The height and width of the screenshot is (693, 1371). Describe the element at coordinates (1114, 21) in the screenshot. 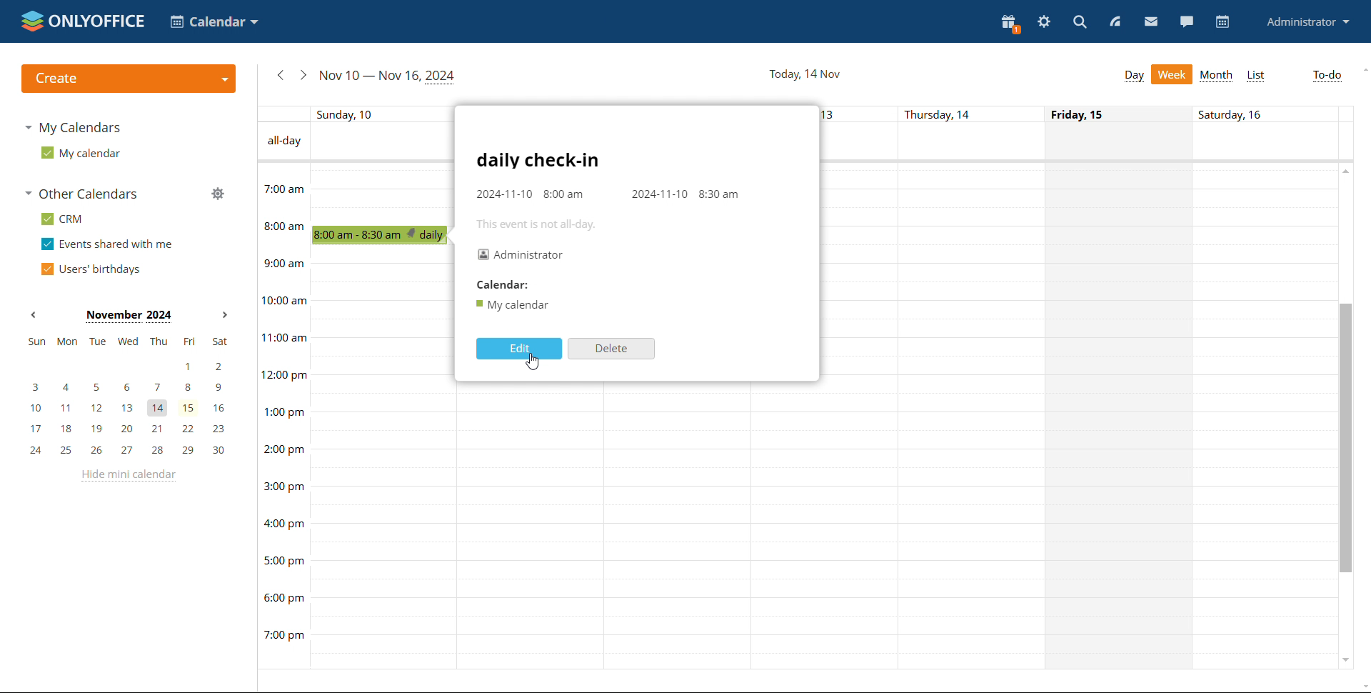

I see `feed` at that location.